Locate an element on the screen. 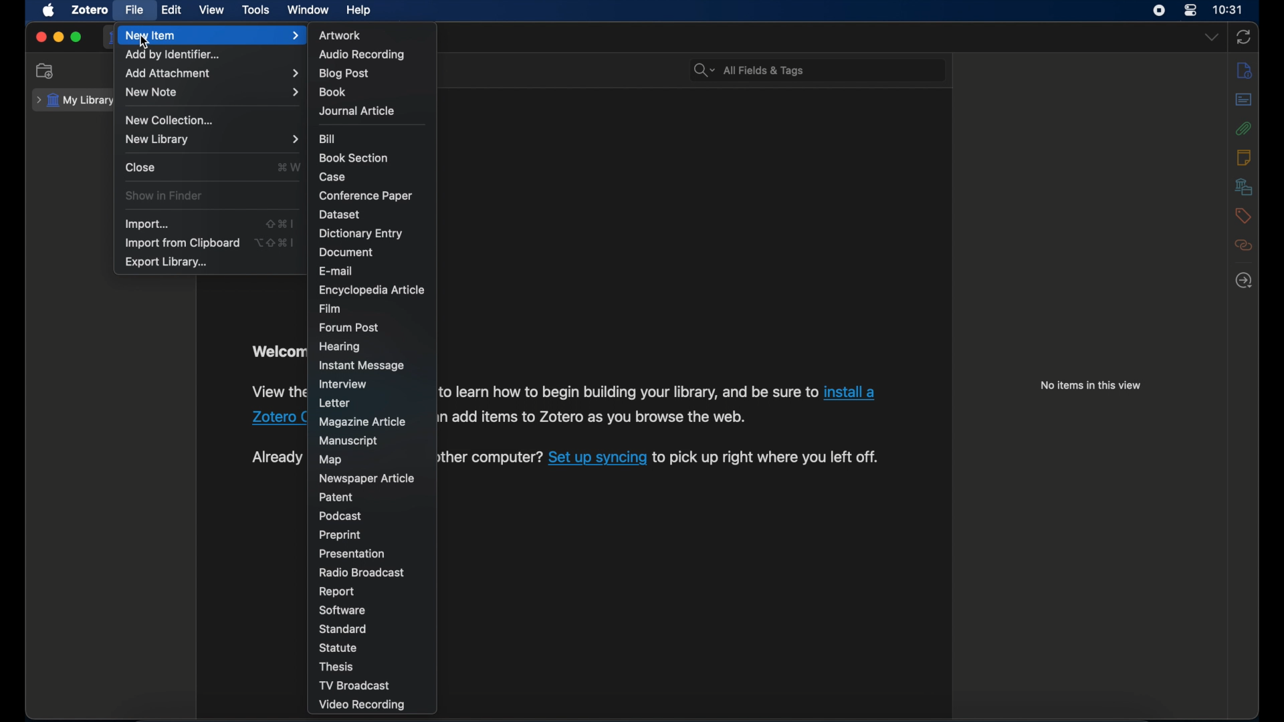  libraries is located at coordinates (1245, 187).